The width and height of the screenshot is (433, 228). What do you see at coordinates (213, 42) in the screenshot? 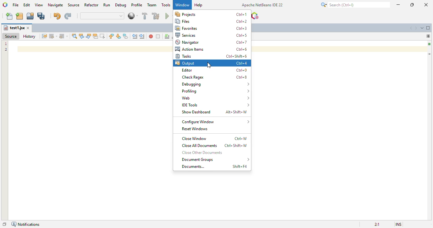
I see `Navigator Ctrl + 7` at bounding box center [213, 42].